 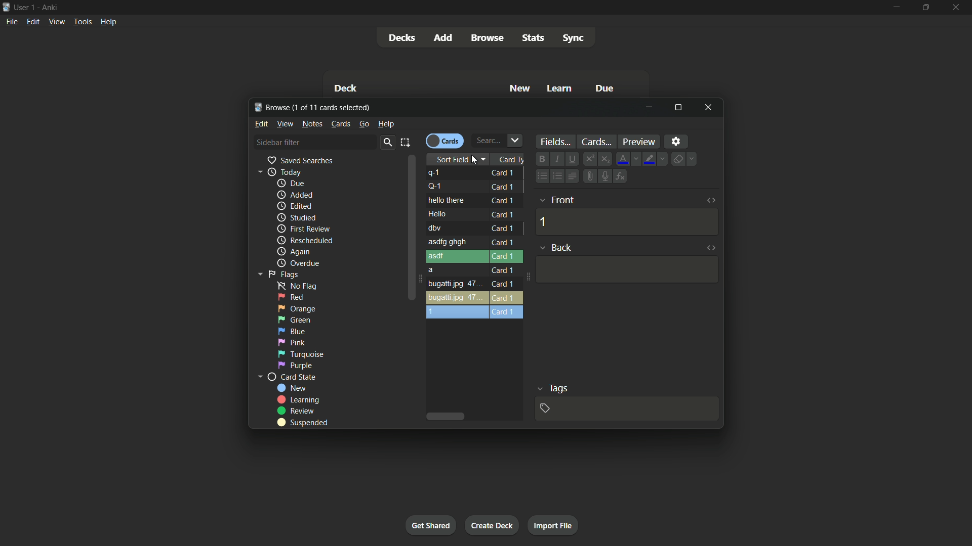 I want to click on go, so click(x=363, y=124).